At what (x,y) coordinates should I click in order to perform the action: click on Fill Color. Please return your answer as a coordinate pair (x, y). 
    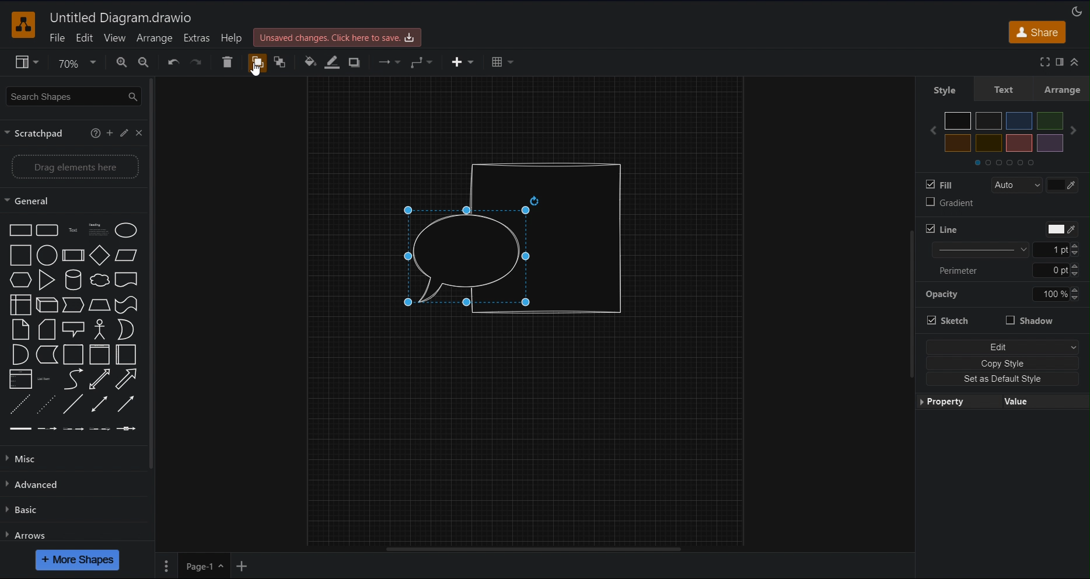
    Looking at the image, I should click on (309, 62).